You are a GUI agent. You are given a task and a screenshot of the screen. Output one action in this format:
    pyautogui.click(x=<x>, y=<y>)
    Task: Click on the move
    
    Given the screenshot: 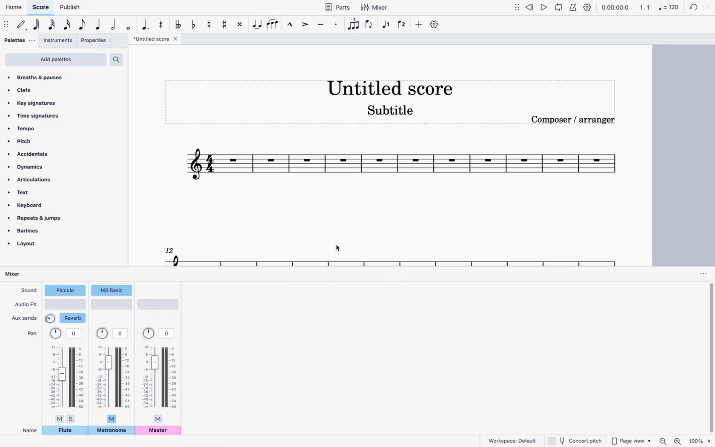 What is the action you would take?
    pyautogui.click(x=7, y=24)
    